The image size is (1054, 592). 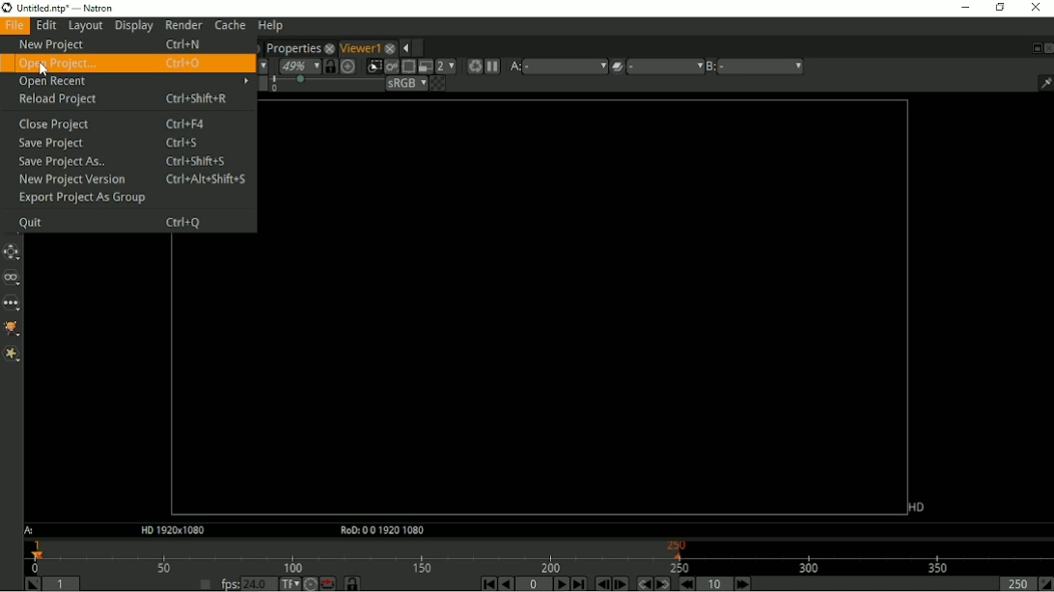 What do you see at coordinates (171, 530) in the screenshot?
I see `HD` at bounding box center [171, 530].